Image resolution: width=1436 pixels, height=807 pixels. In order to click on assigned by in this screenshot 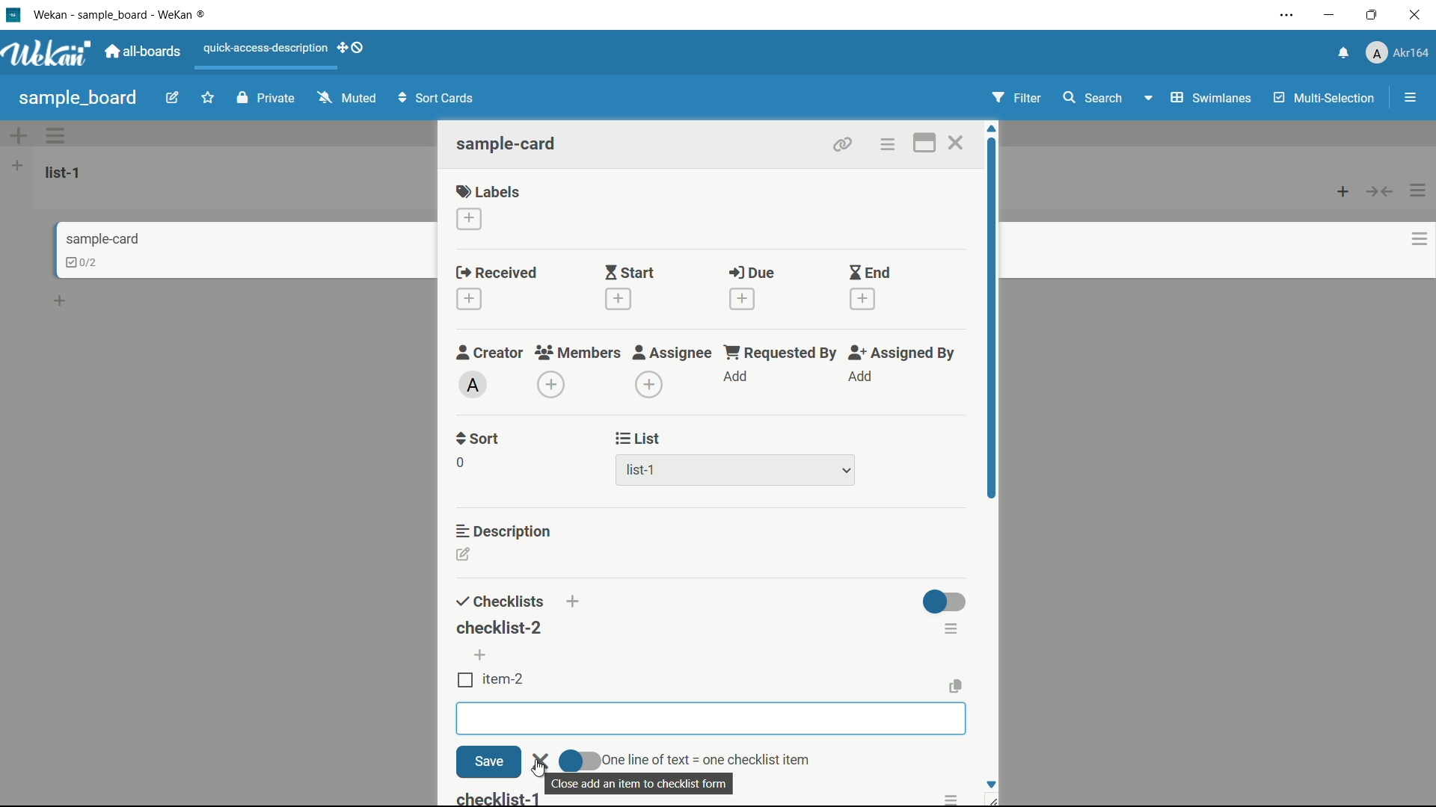, I will do `click(903, 353)`.